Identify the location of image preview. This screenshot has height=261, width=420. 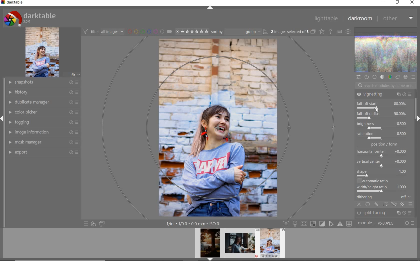
(208, 244).